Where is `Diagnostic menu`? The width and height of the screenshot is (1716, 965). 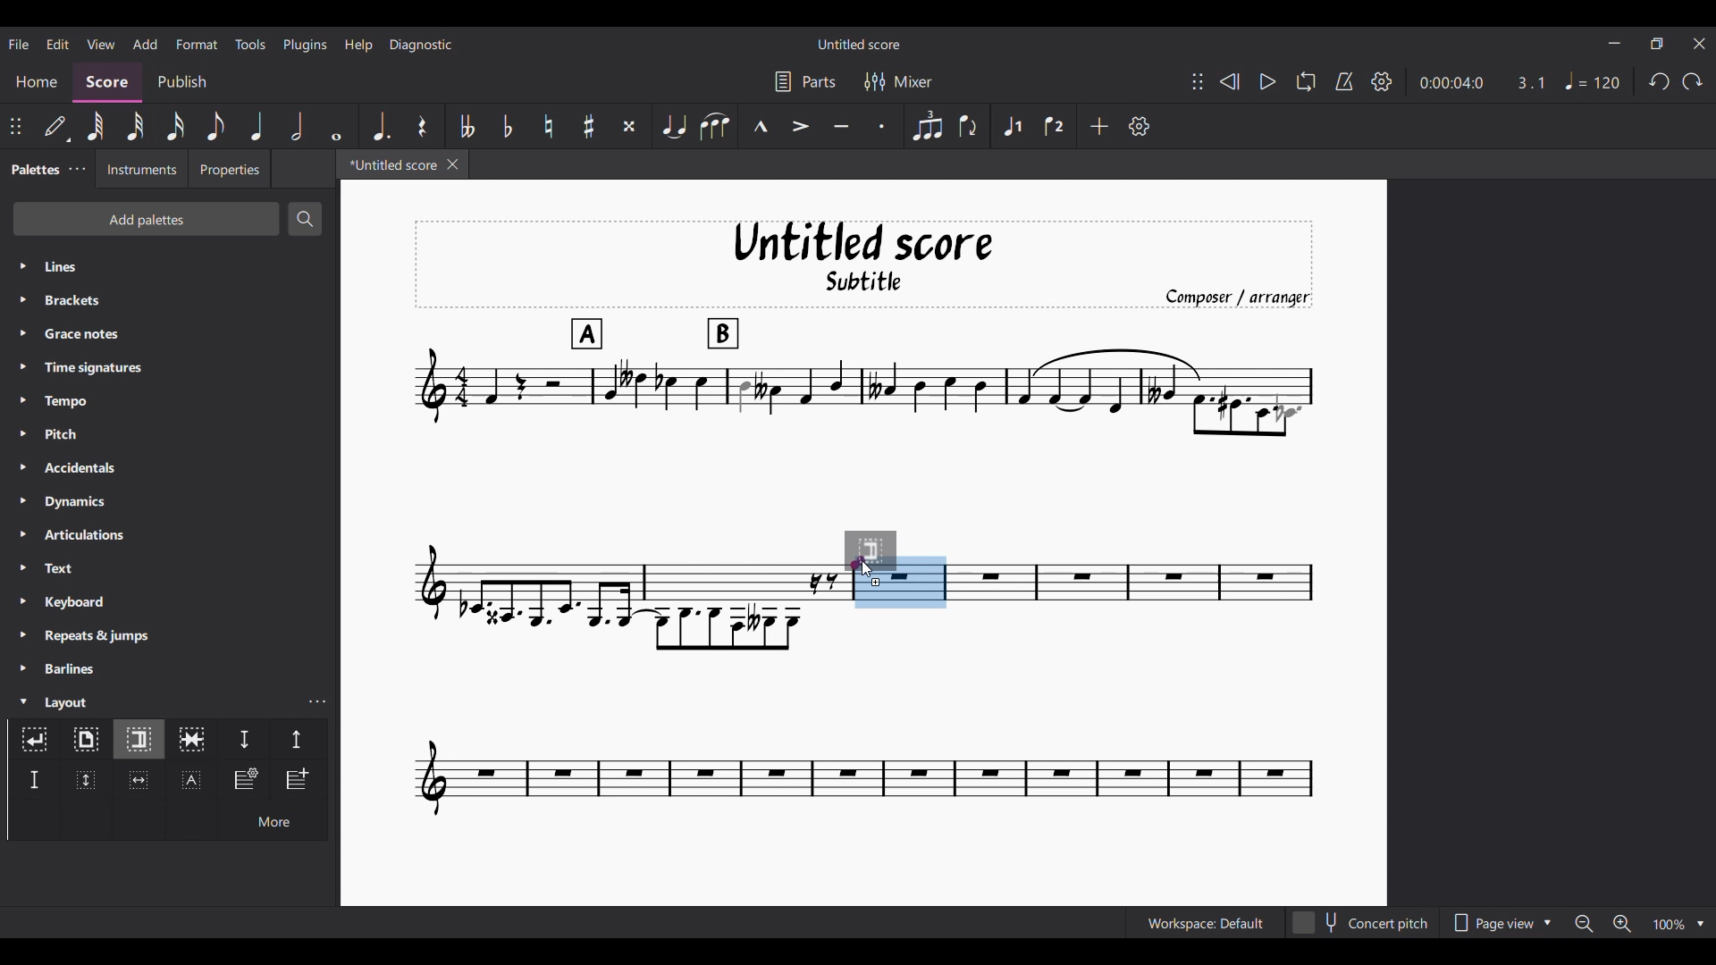
Diagnostic menu is located at coordinates (422, 45).